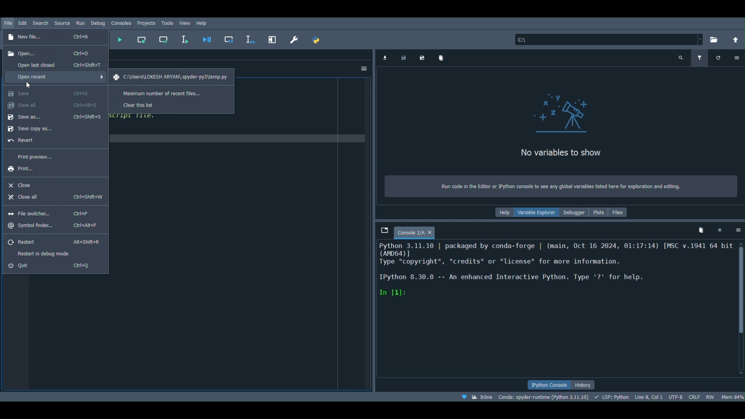 The width and height of the screenshot is (745, 419). Describe the element at coordinates (717, 57) in the screenshot. I see `Refresh variables (Ctrl + R)` at that location.